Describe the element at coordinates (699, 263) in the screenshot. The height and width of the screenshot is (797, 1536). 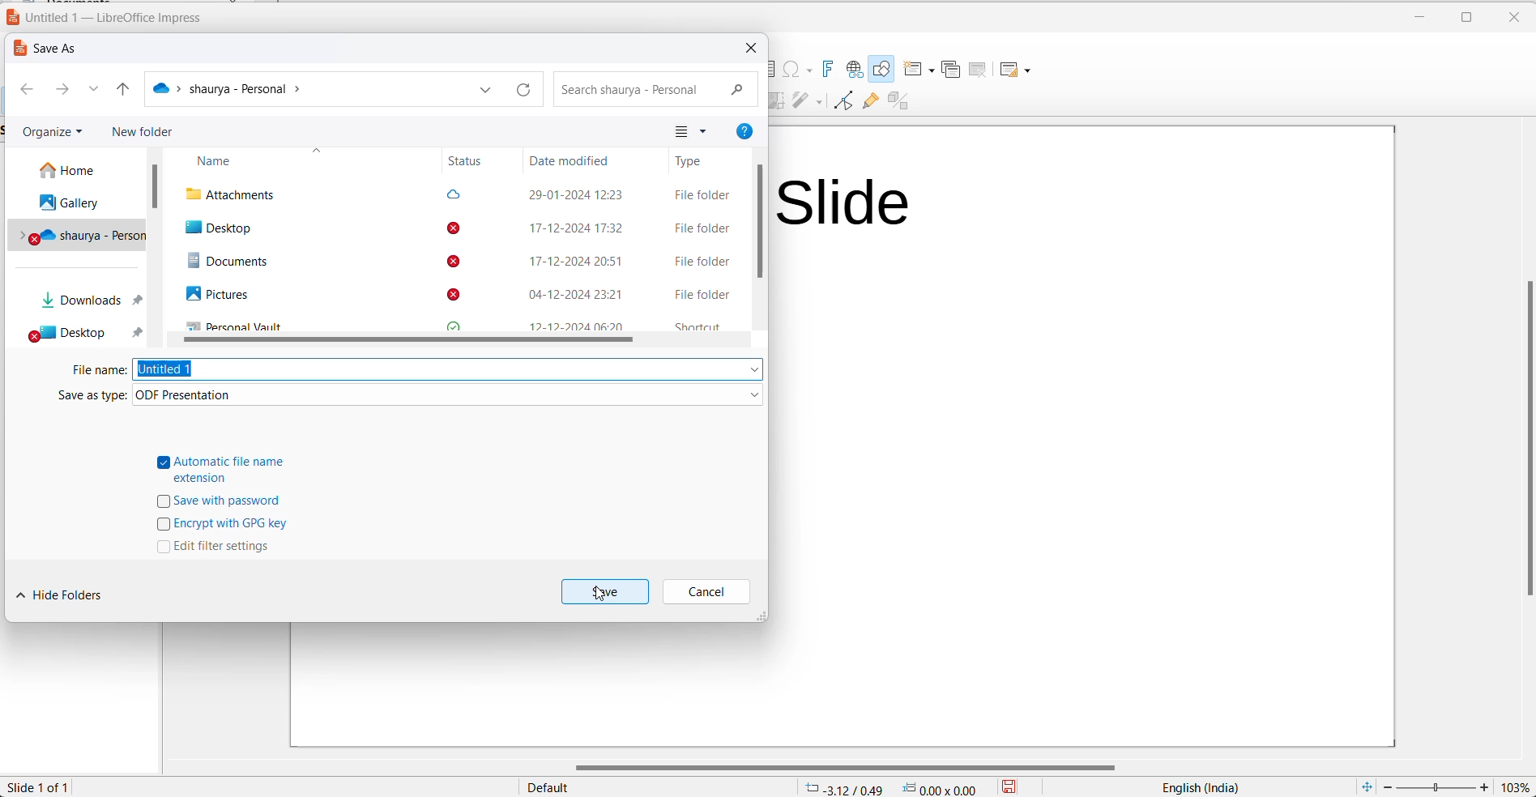
I see `File folder` at that location.